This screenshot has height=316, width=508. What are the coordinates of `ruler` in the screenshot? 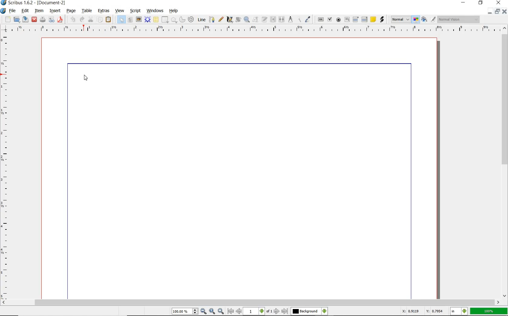 It's located at (5, 167).